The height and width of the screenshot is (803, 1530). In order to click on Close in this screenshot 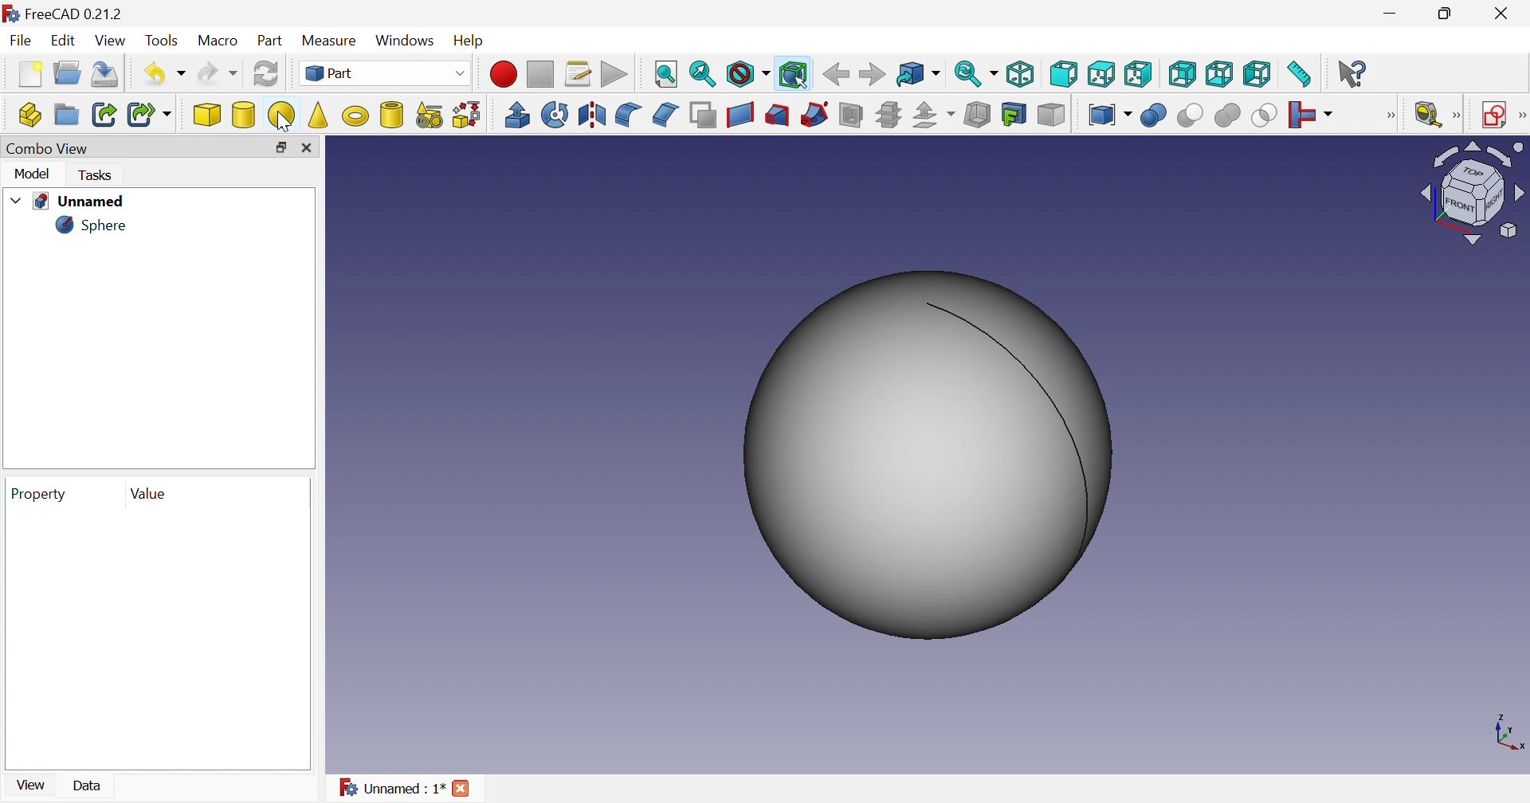, I will do `click(463, 787)`.